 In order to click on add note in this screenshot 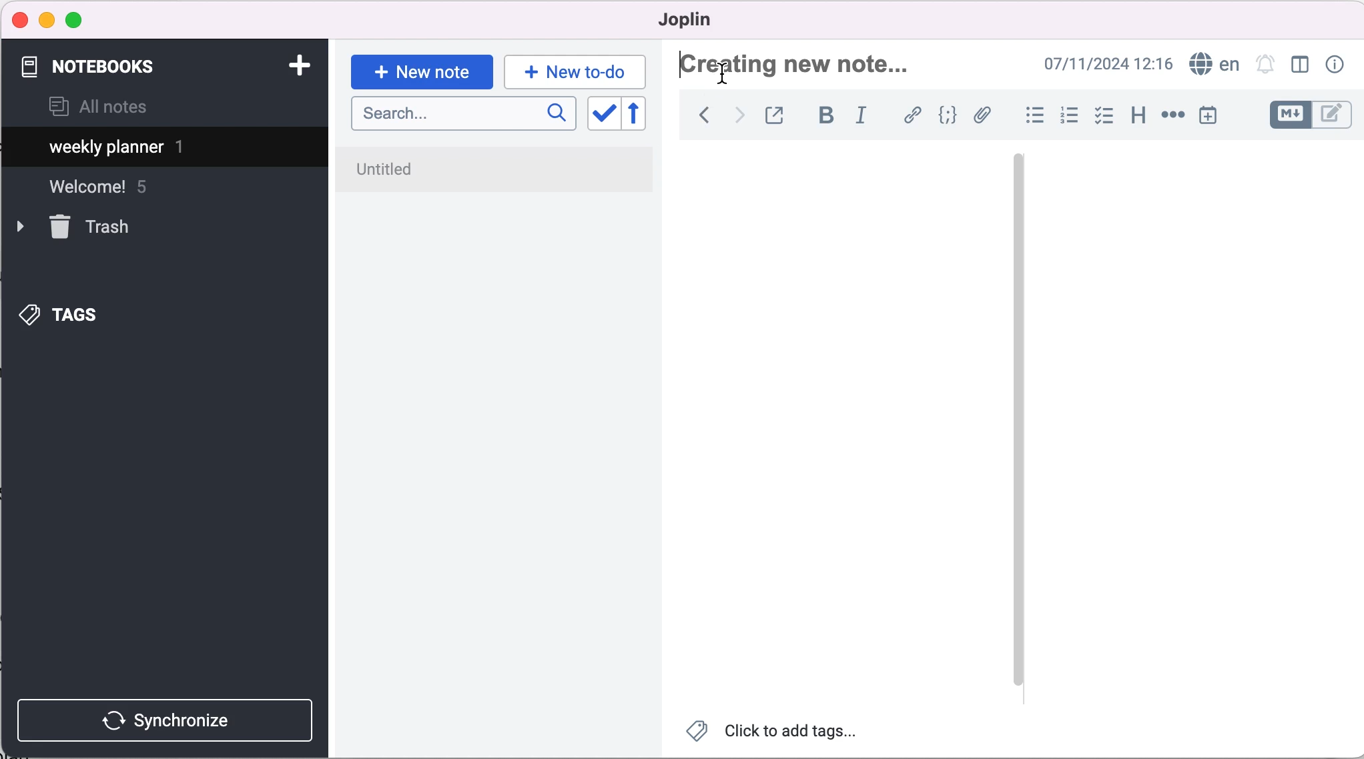, I will do `click(298, 64)`.